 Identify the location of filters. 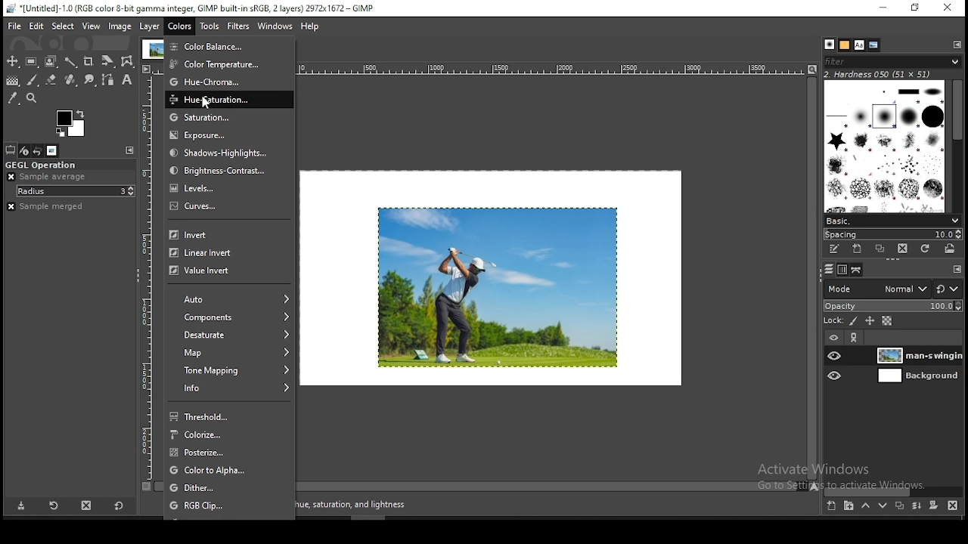
(237, 26).